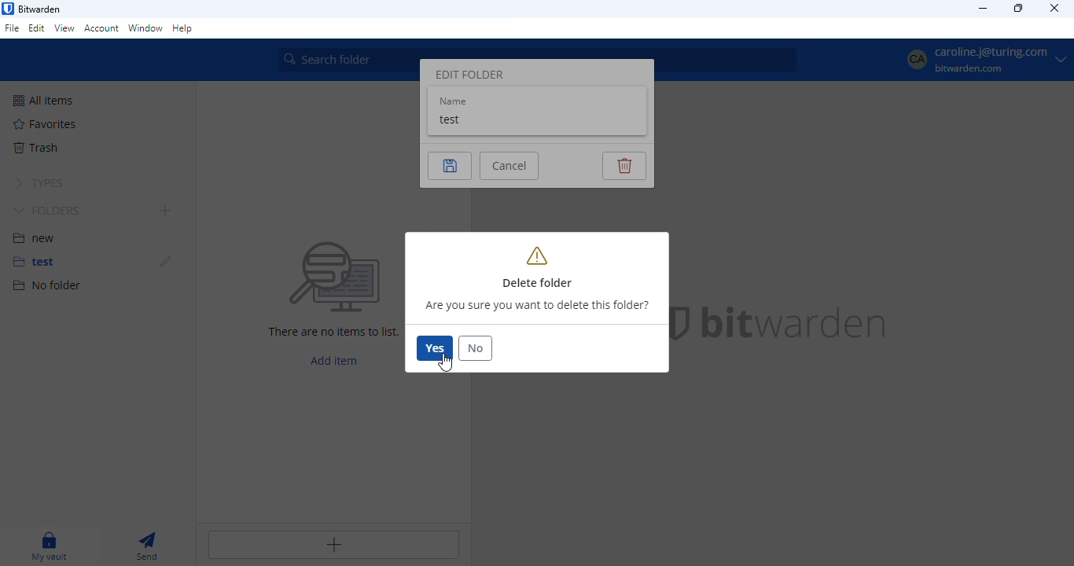 This screenshot has width=1074, height=566. Describe the element at coordinates (335, 277) in the screenshot. I see `Searching for file vector ` at that location.